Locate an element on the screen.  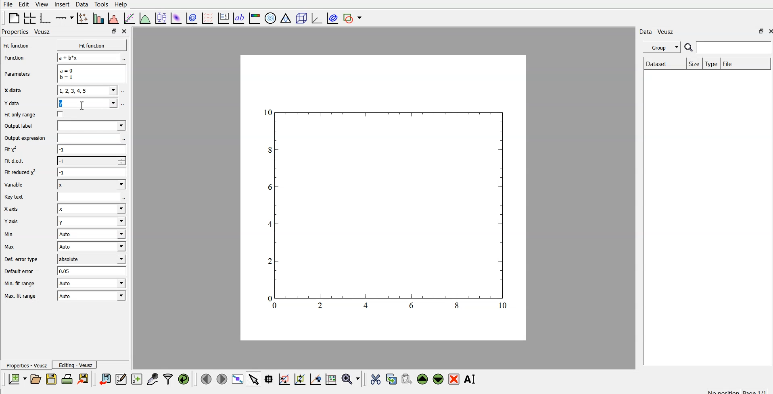
Output expression is located at coordinates (25, 138).